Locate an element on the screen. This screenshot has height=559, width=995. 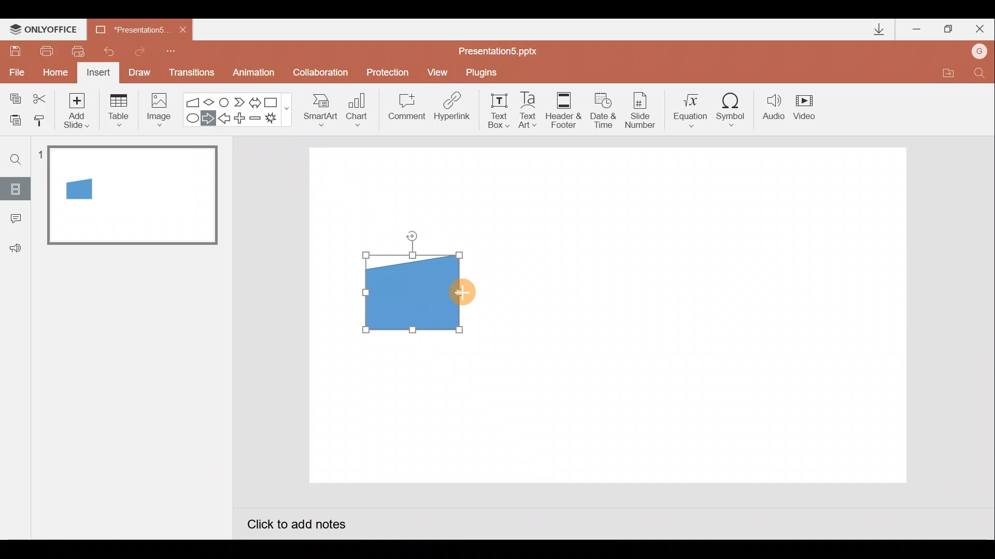
Copy is located at coordinates (13, 97).